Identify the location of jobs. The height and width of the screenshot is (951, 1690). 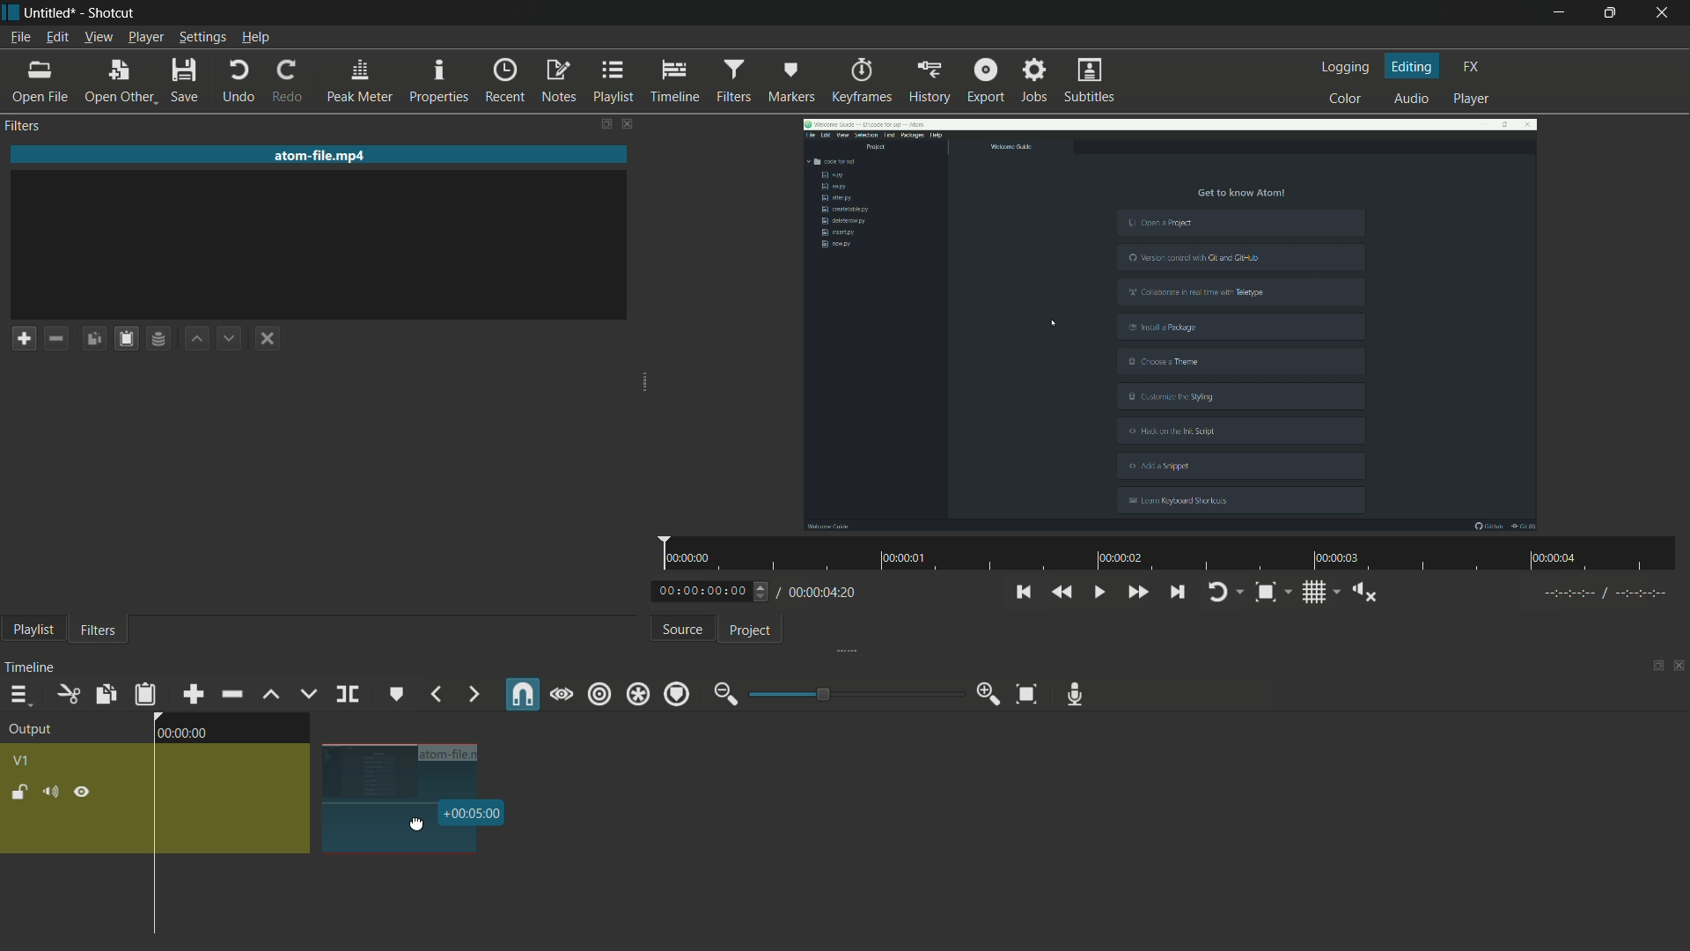
(1034, 82).